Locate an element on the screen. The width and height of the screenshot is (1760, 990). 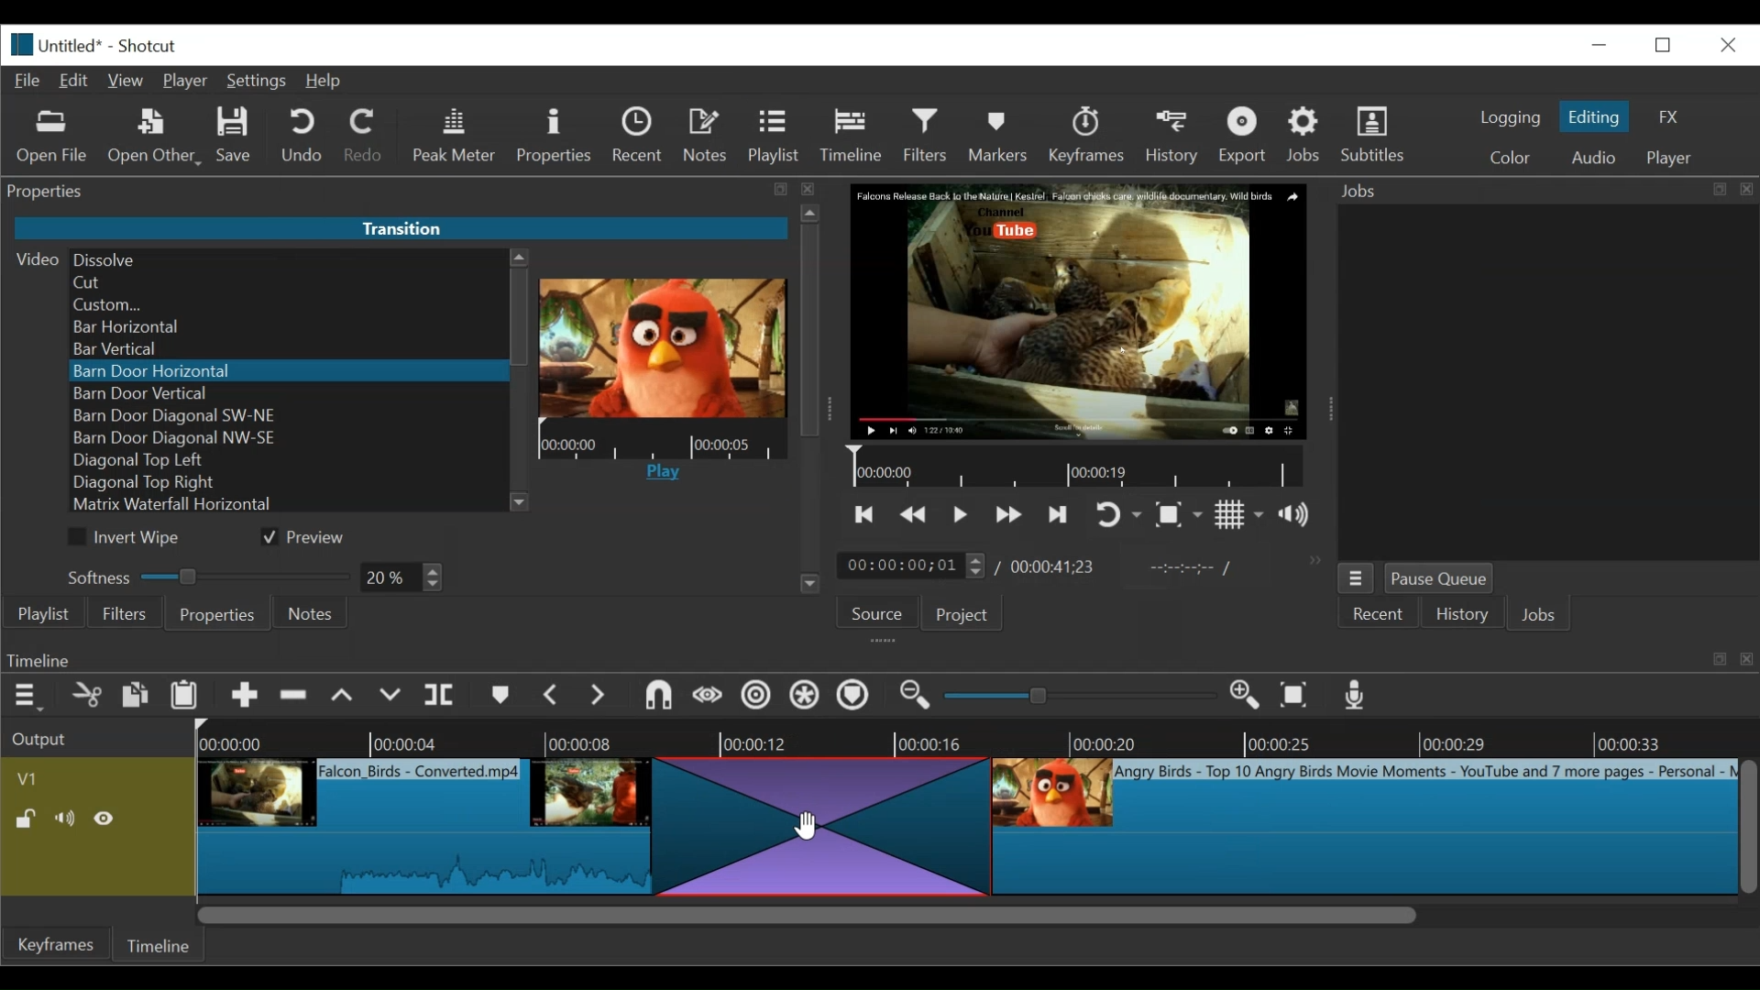
Previous Marker is located at coordinates (552, 696).